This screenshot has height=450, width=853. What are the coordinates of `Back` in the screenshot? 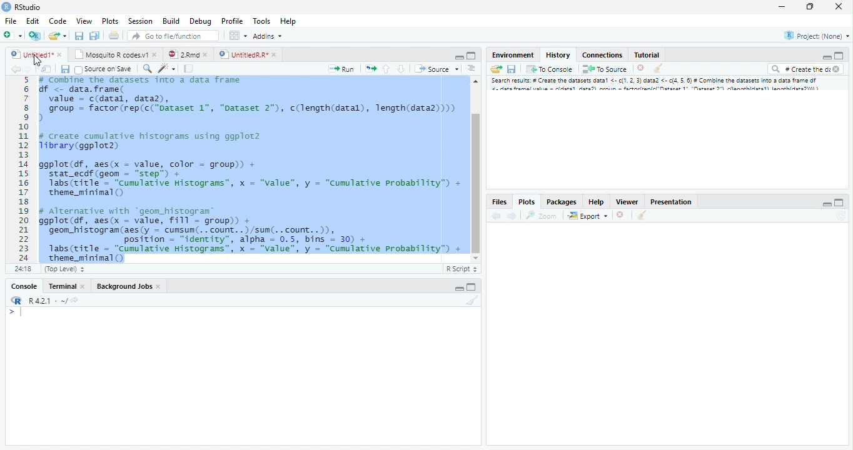 It's located at (11, 71).